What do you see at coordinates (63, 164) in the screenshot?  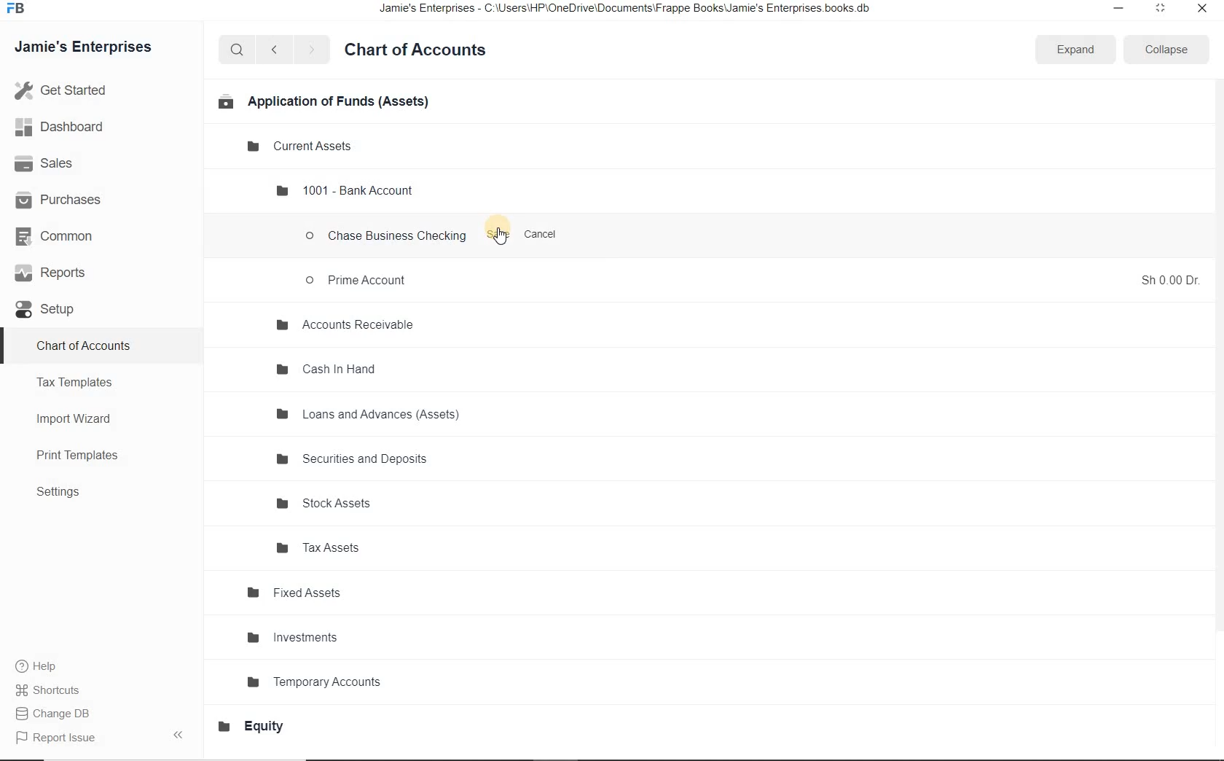 I see `Sales` at bounding box center [63, 164].